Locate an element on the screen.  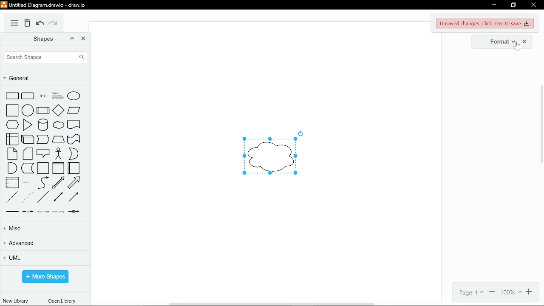
or is located at coordinates (74, 154).